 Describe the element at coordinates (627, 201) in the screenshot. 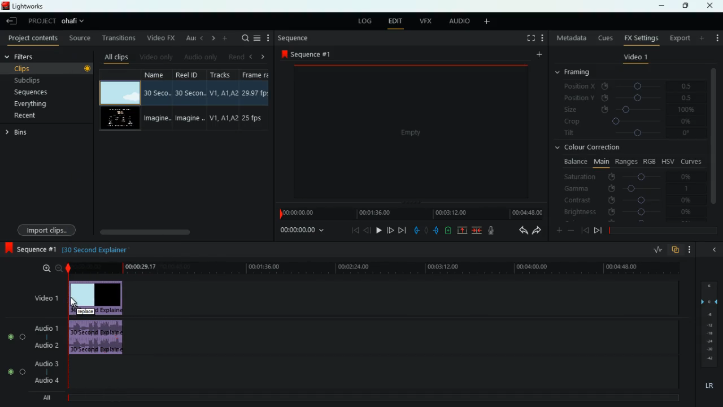

I see `contrast` at that location.